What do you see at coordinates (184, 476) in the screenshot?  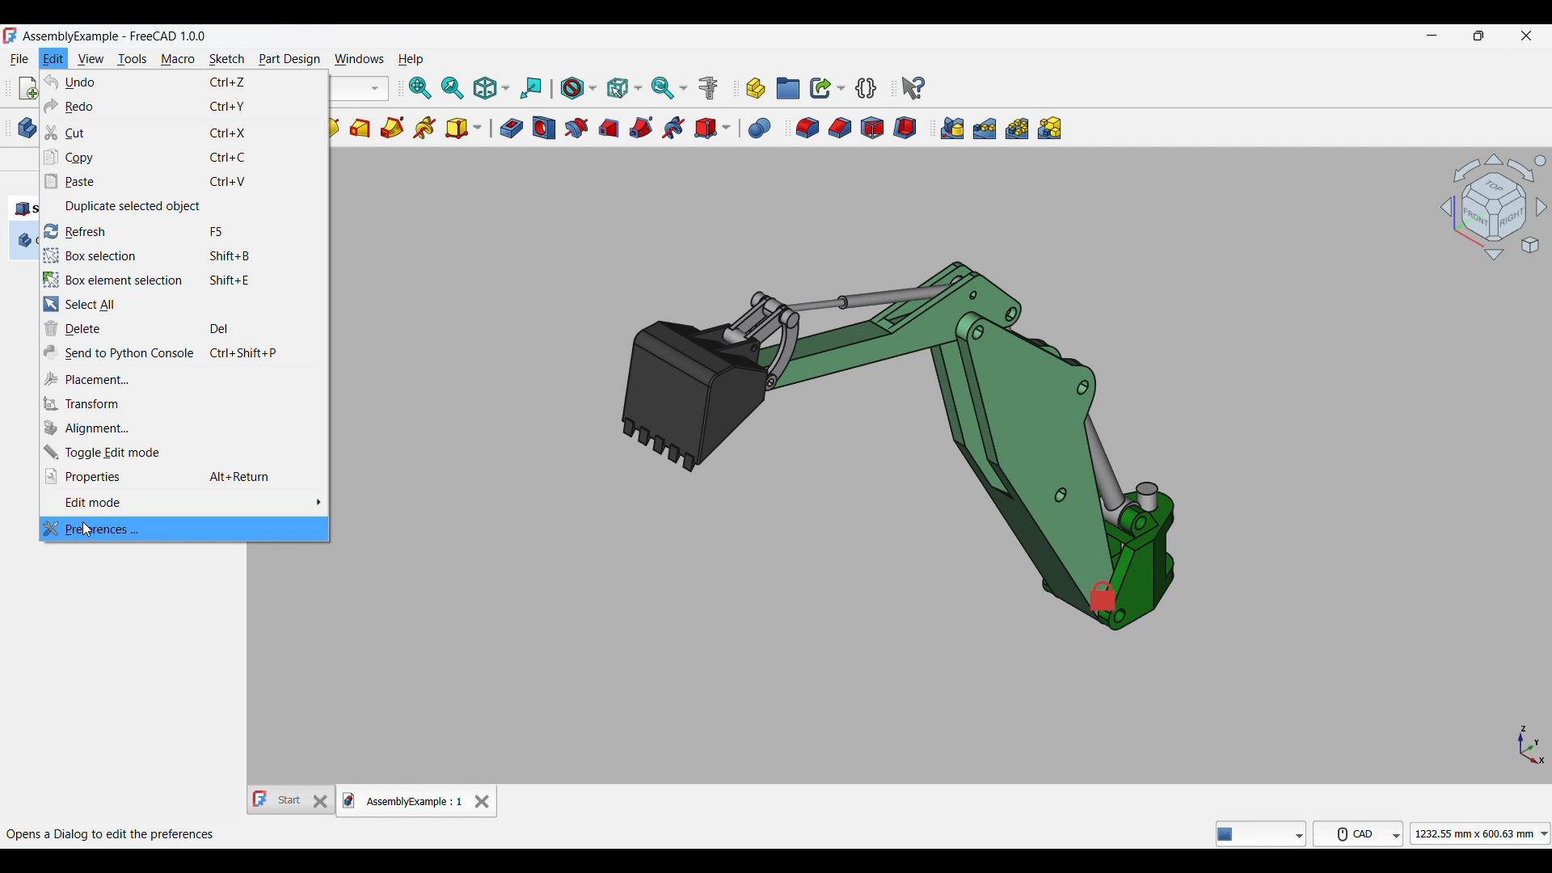 I see `Properties` at bounding box center [184, 476].